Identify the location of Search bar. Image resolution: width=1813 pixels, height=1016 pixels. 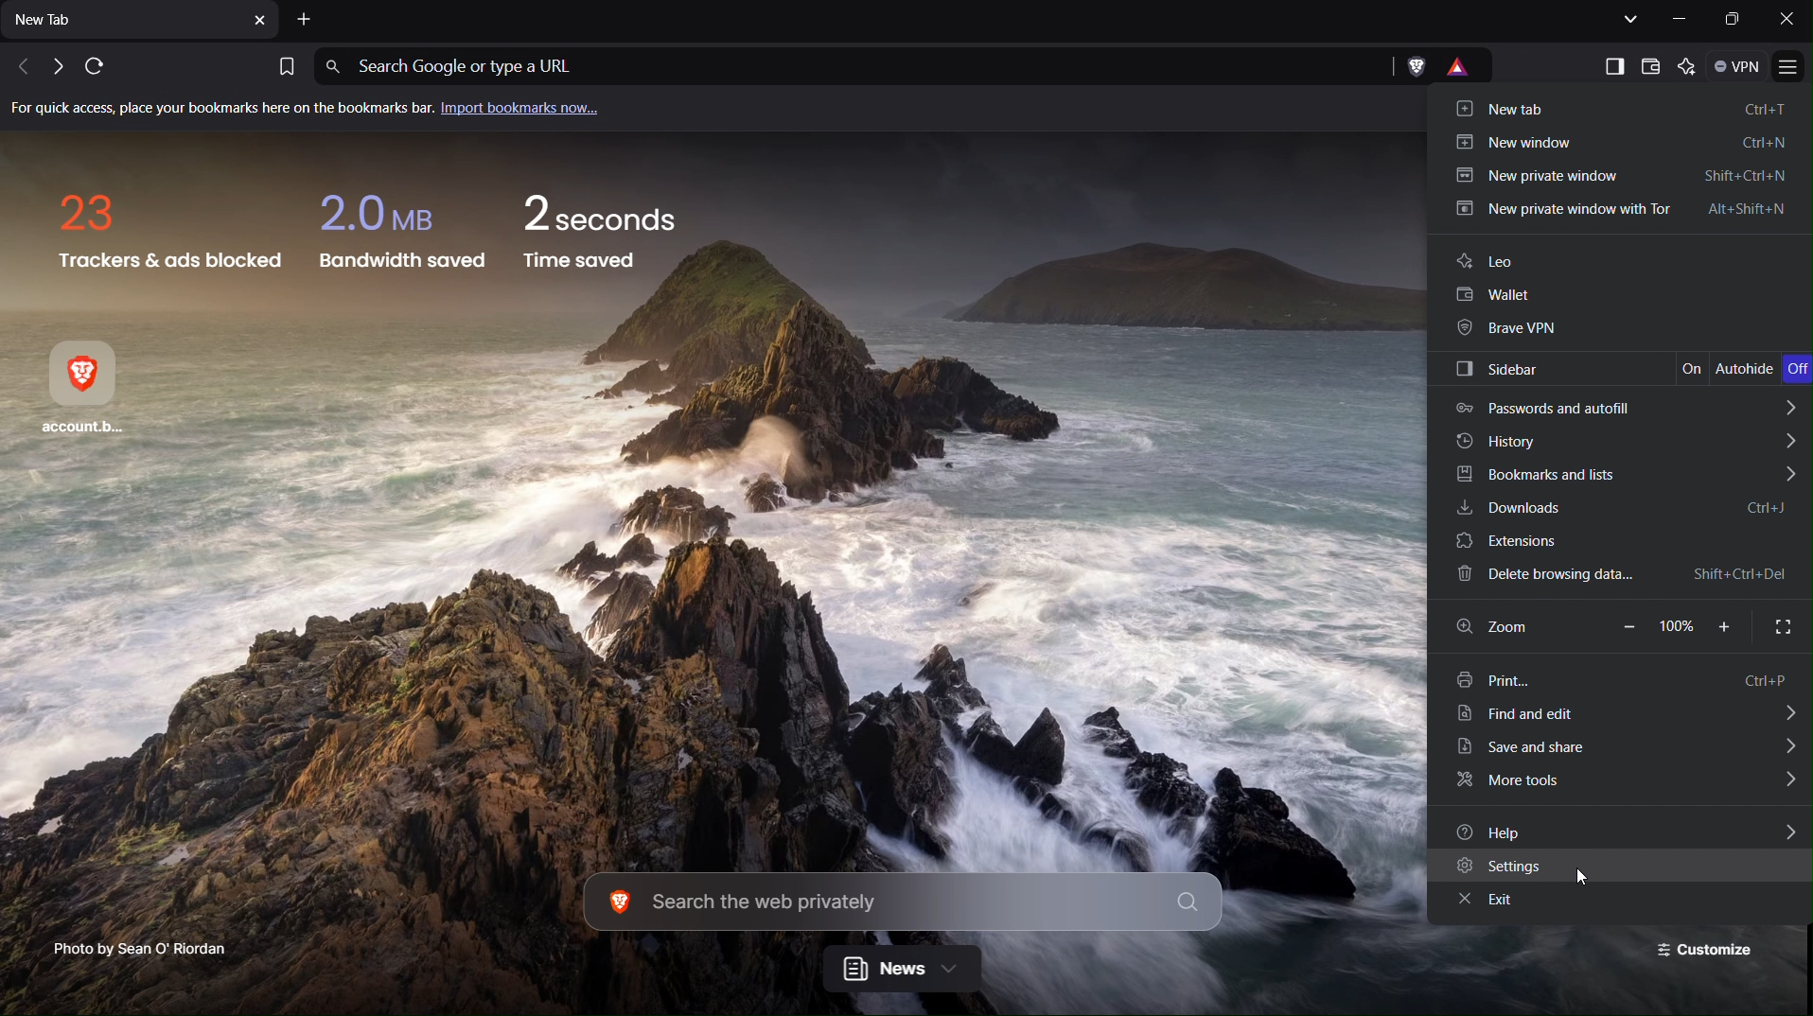
(903, 904).